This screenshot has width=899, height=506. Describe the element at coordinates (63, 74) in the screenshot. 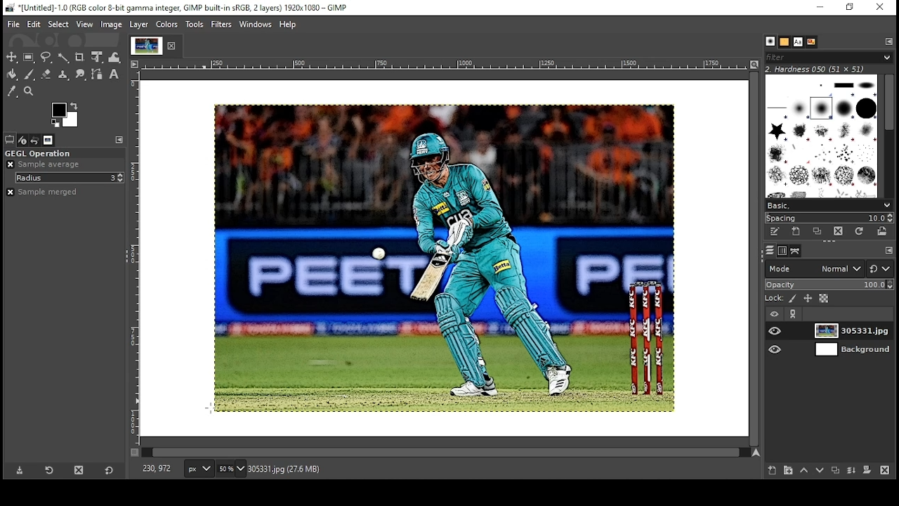

I see `clone formatting tool` at that location.